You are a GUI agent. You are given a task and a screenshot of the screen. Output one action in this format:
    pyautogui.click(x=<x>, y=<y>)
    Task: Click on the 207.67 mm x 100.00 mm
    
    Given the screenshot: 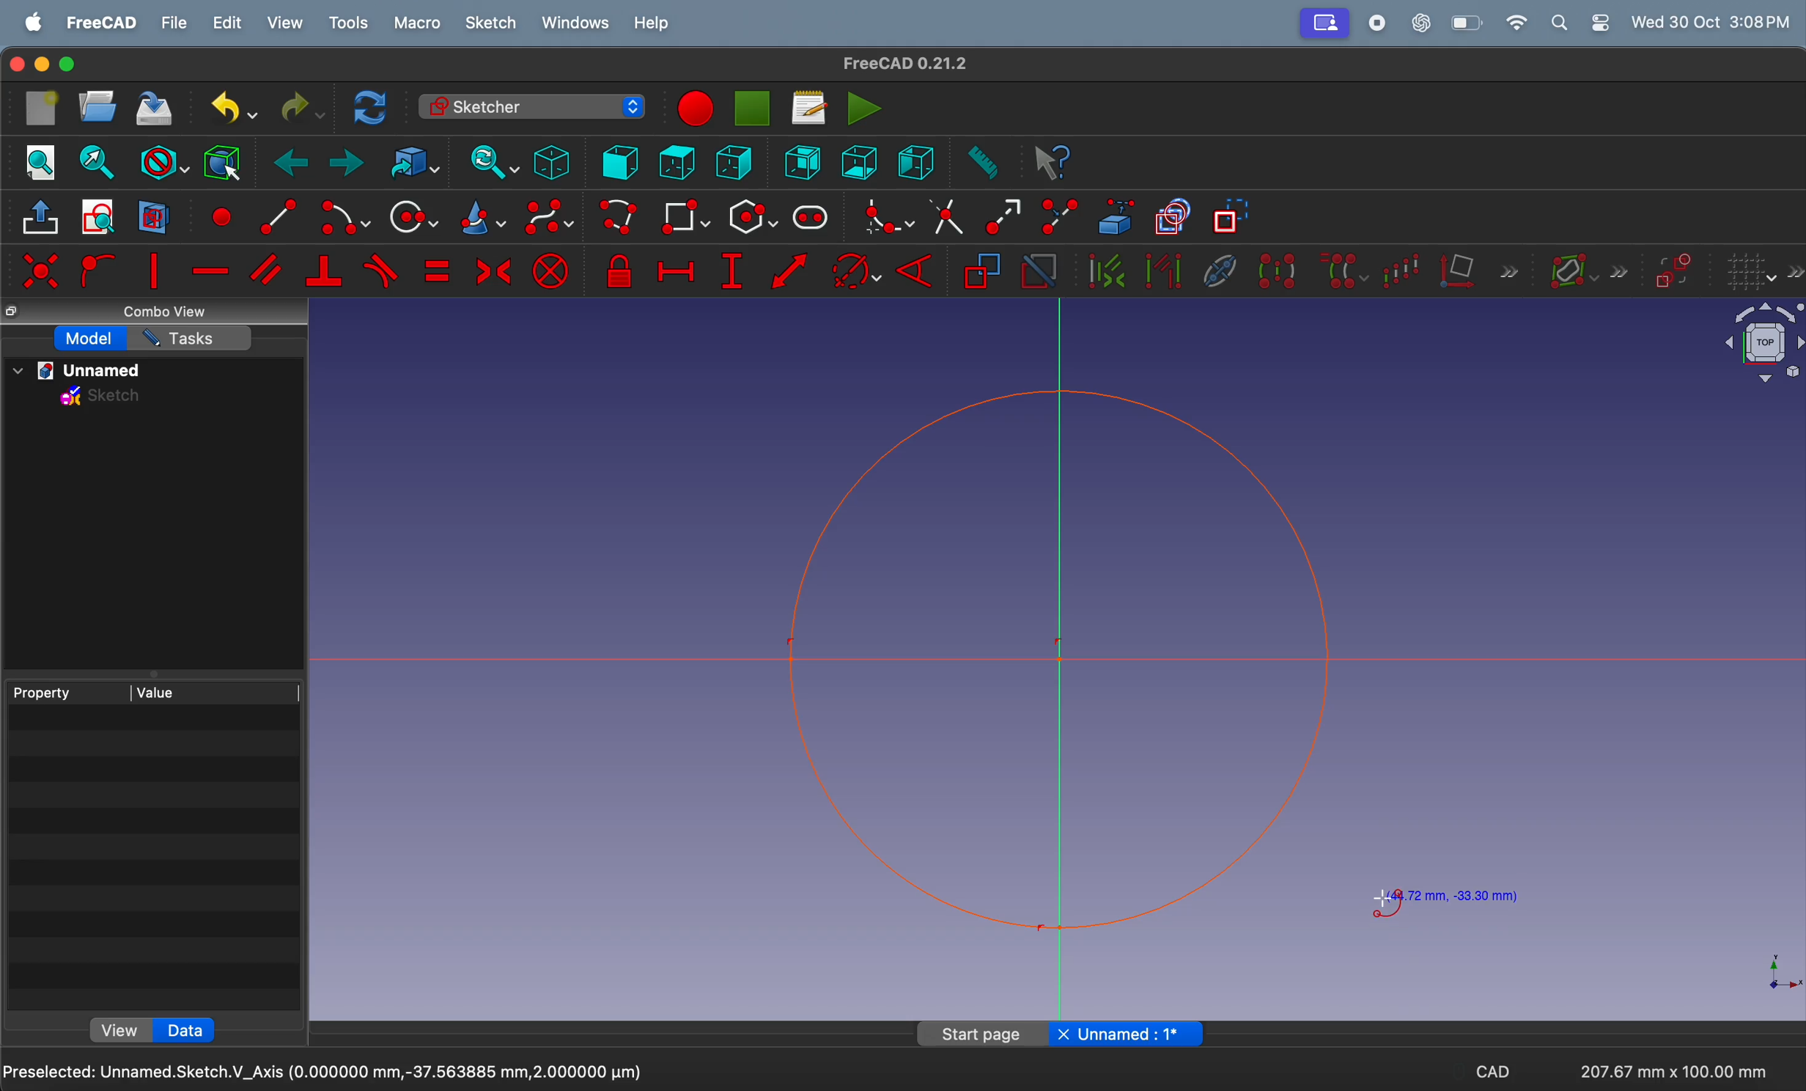 What is the action you would take?
    pyautogui.click(x=1671, y=1071)
    